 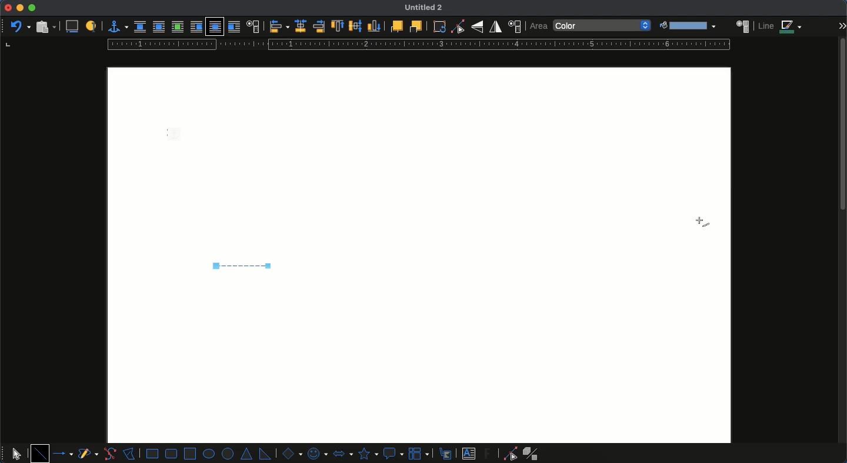 What do you see at coordinates (109, 454) in the screenshot?
I see `curve` at bounding box center [109, 454].